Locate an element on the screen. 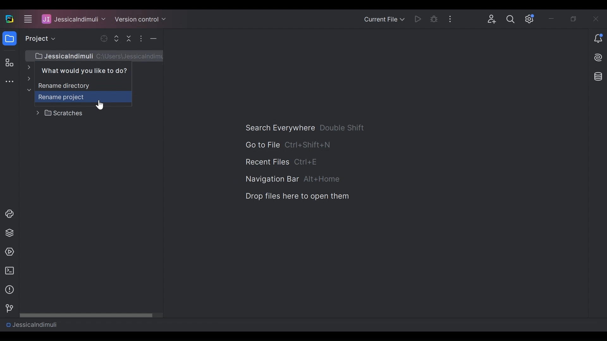  Drop Files here to open them is located at coordinates (297, 196).